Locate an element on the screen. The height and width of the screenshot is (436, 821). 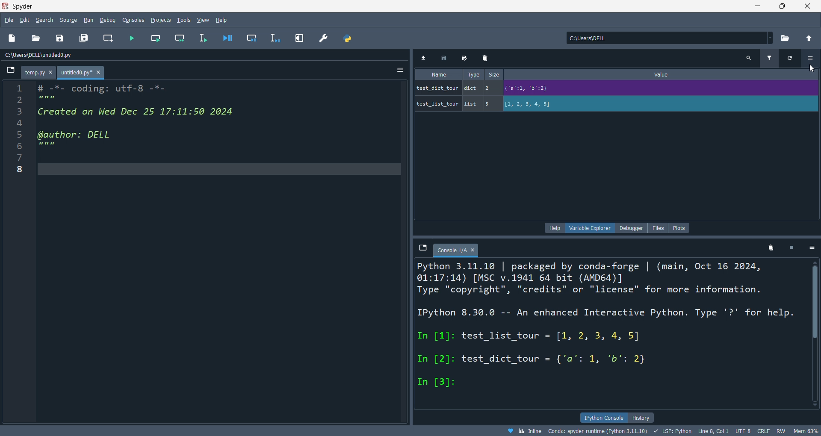
plots is located at coordinates (679, 227).